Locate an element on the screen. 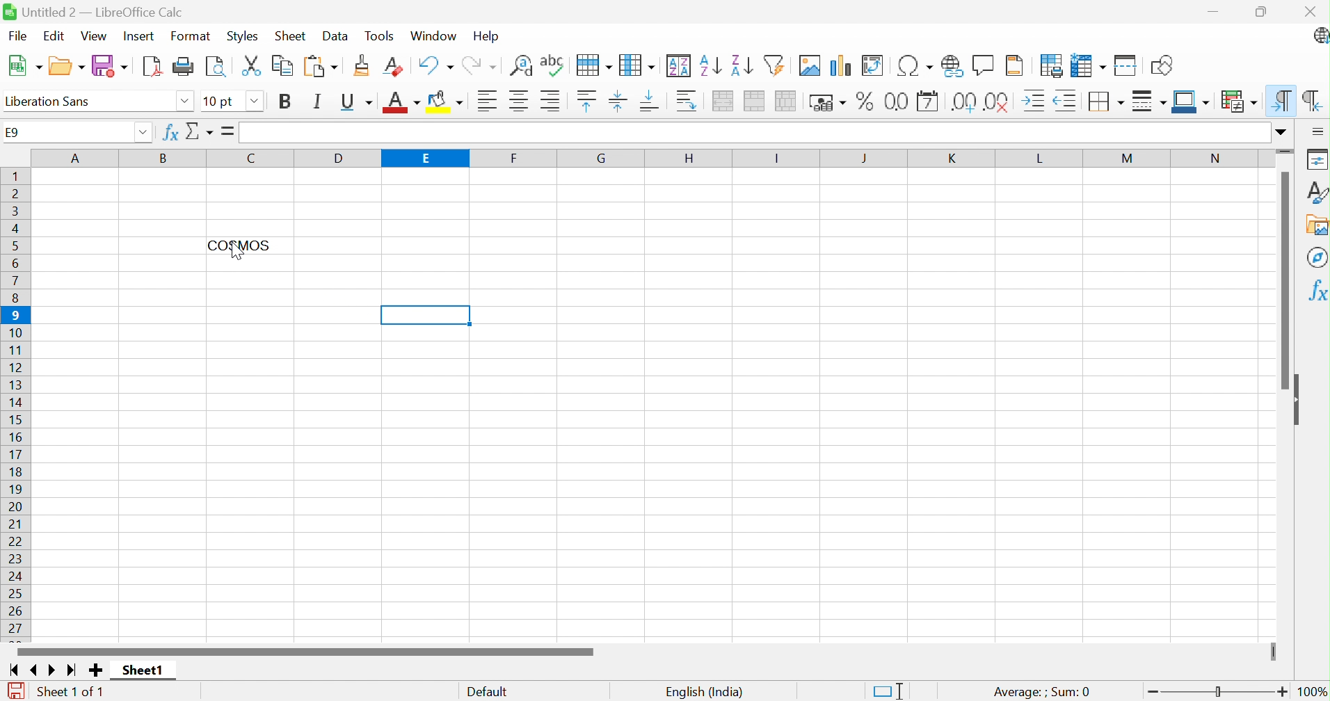 The height and width of the screenshot is (701, 1330). Drop down is located at coordinates (145, 131).